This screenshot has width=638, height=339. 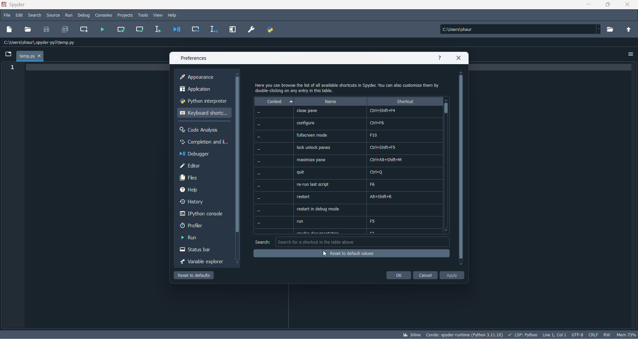 What do you see at coordinates (177, 30) in the screenshot?
I see `debug file` at bounding box center [177, 30].